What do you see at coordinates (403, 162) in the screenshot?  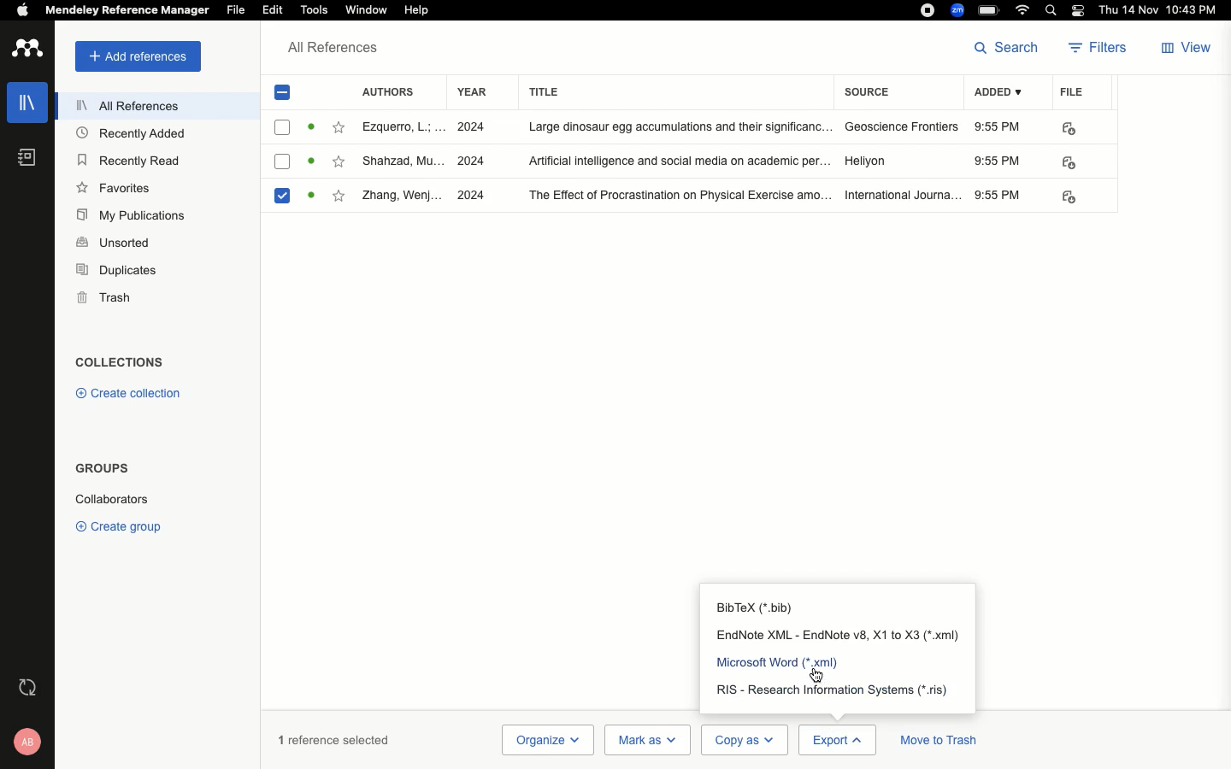 I see `Shahzad` at bounding box center [403, 162].